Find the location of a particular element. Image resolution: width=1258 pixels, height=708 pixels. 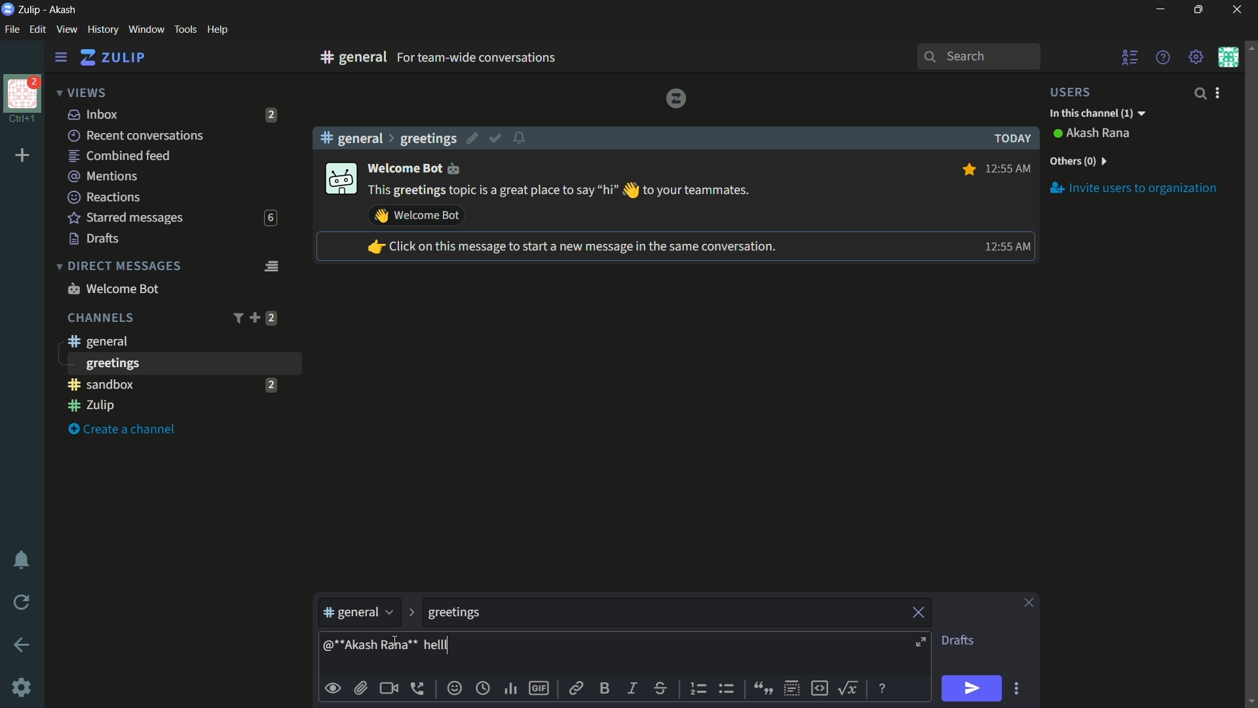

reload is located at coordinates (22, 602).